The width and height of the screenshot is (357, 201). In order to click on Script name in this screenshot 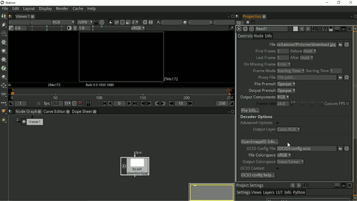, I will do `click(11, 112)`.